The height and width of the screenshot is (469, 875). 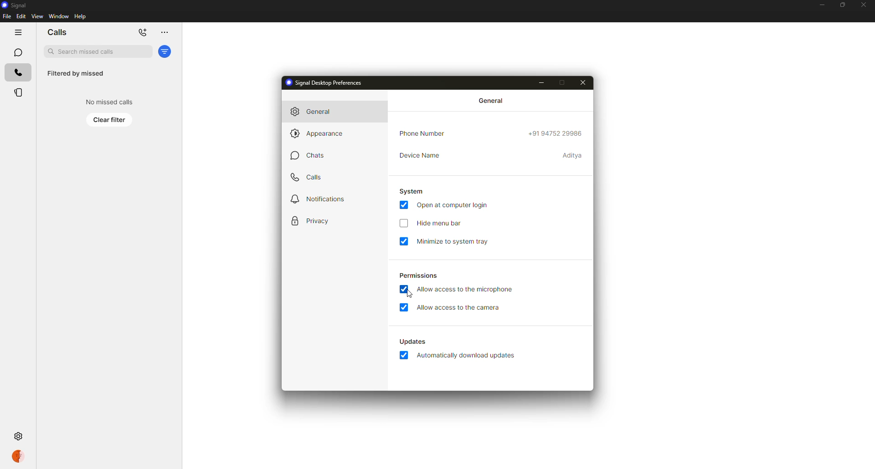 I want to click on updates, so click(x=413, y=342).